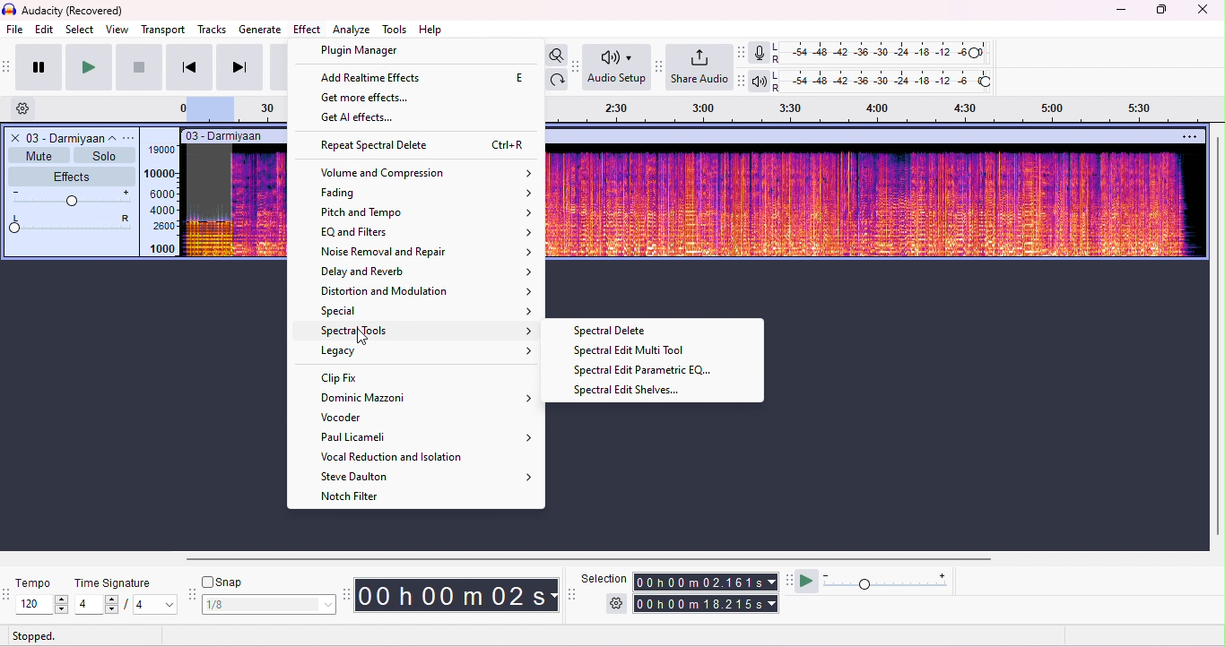  I want to click on special, so click(428, 312).